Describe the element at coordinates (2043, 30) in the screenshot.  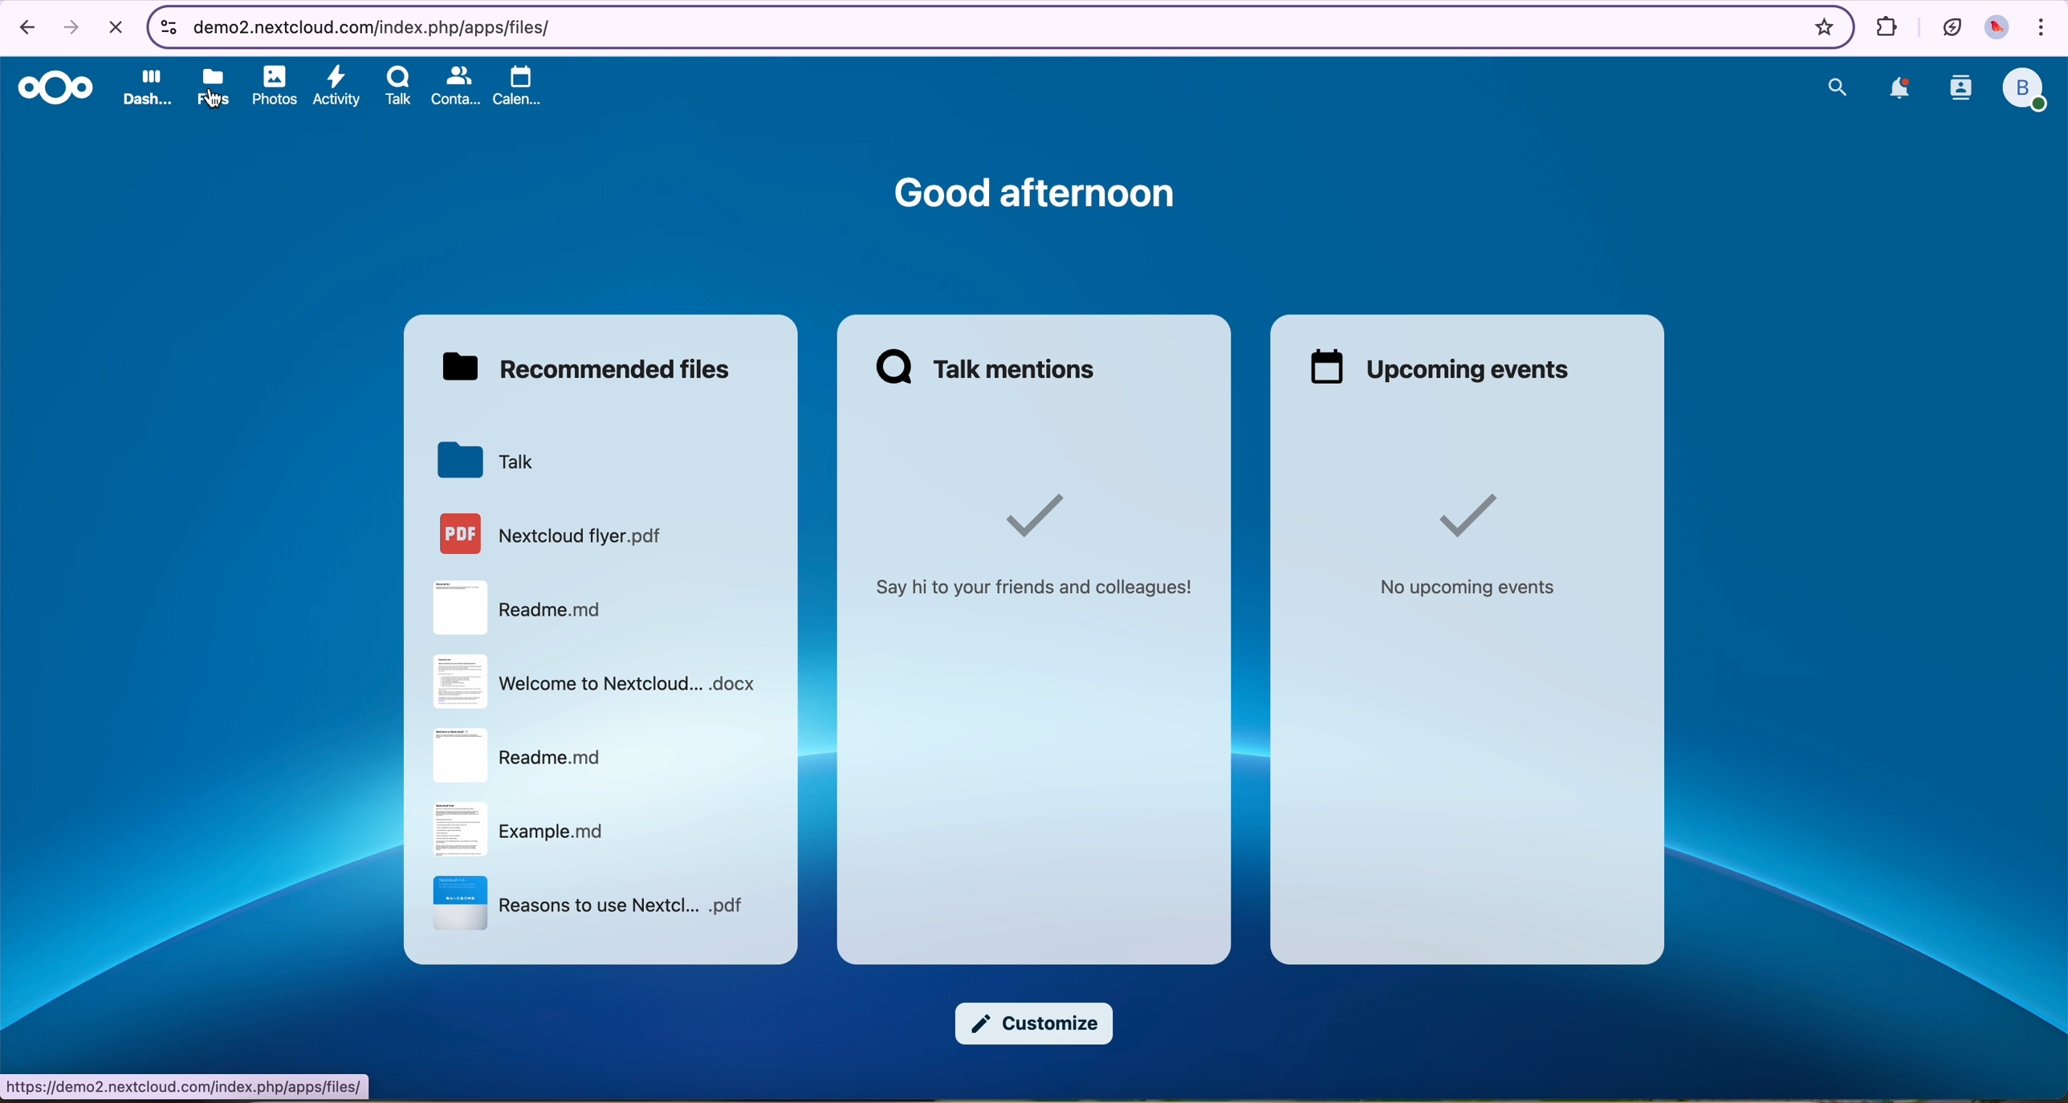
I see `customize and control Google Chrome` at that location.